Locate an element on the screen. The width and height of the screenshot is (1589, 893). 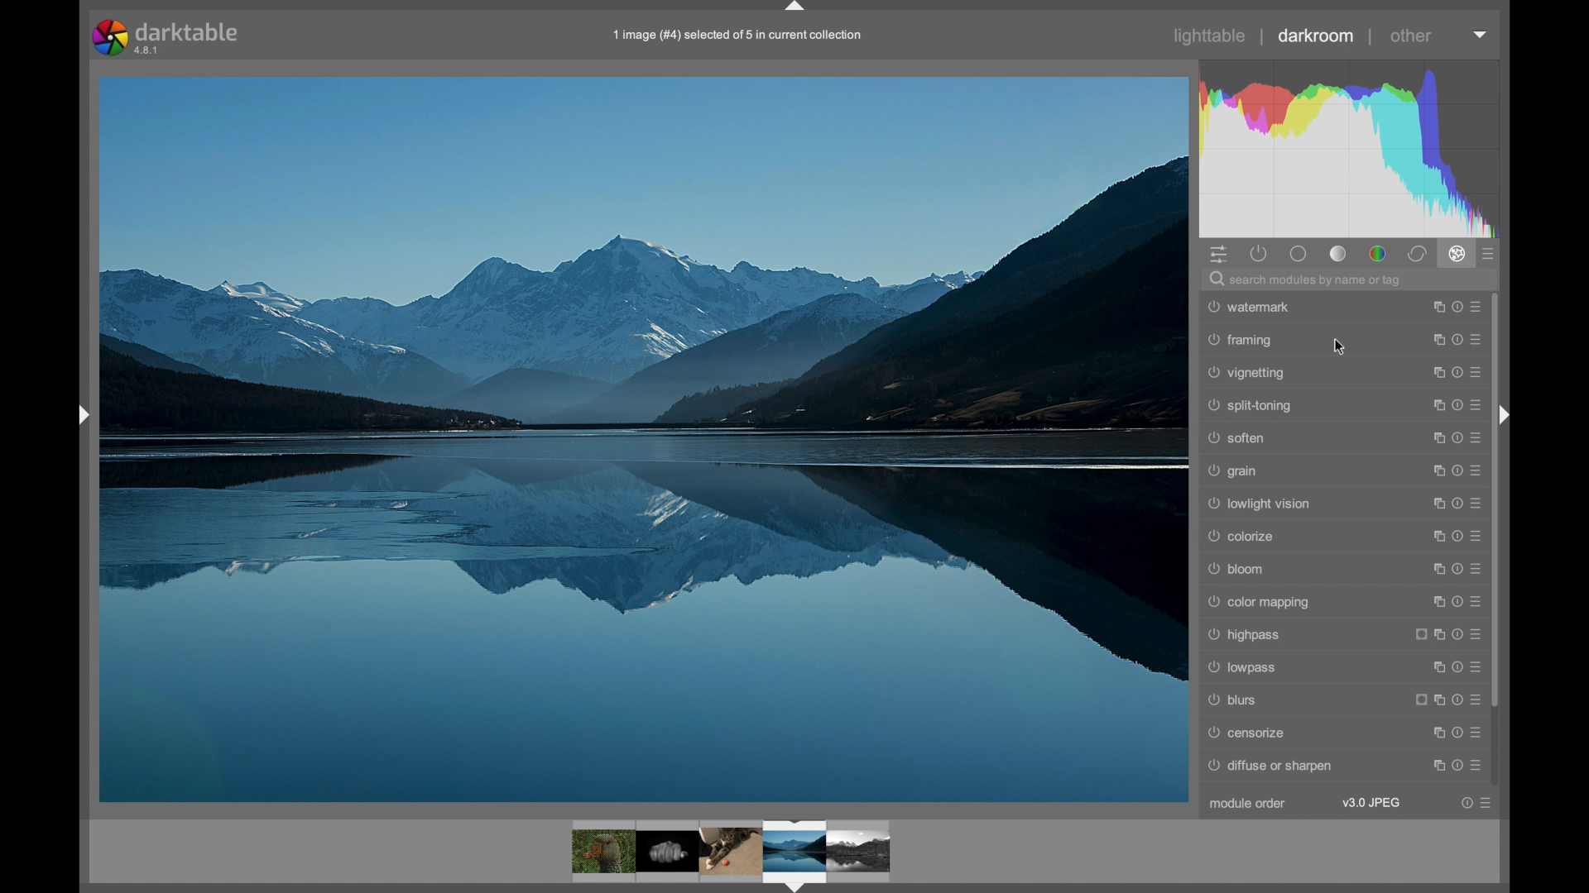
censorize is located at coordinates (1247, 733).